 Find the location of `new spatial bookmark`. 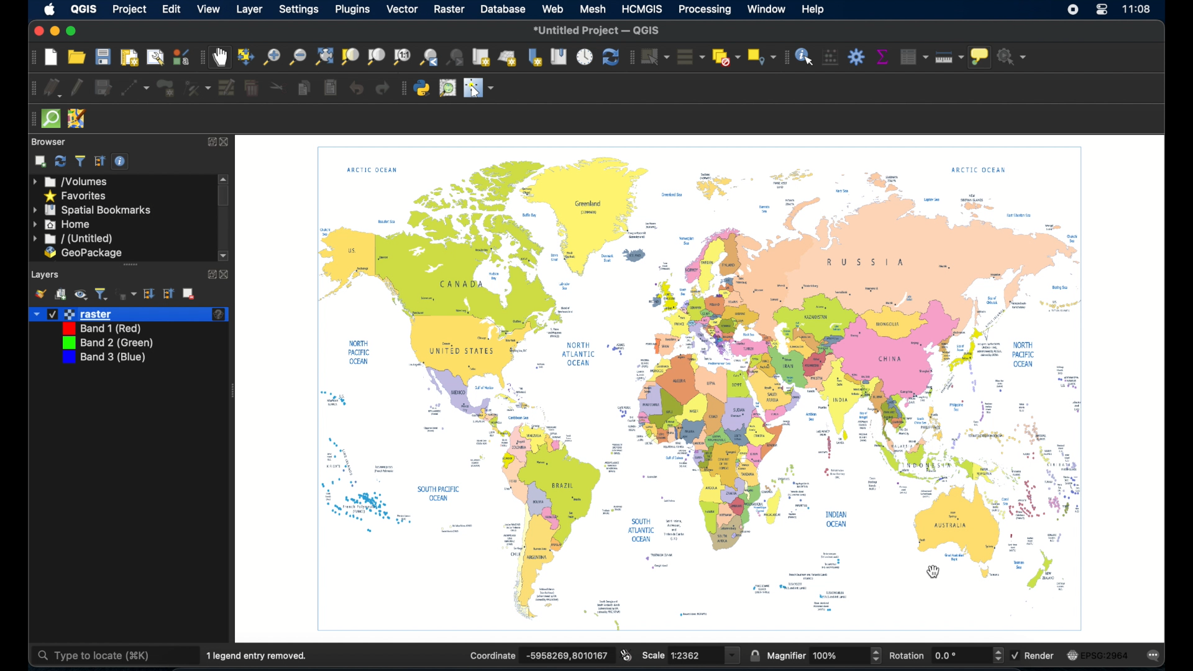

new spatial bookmark is located at coordinates (536, 57).